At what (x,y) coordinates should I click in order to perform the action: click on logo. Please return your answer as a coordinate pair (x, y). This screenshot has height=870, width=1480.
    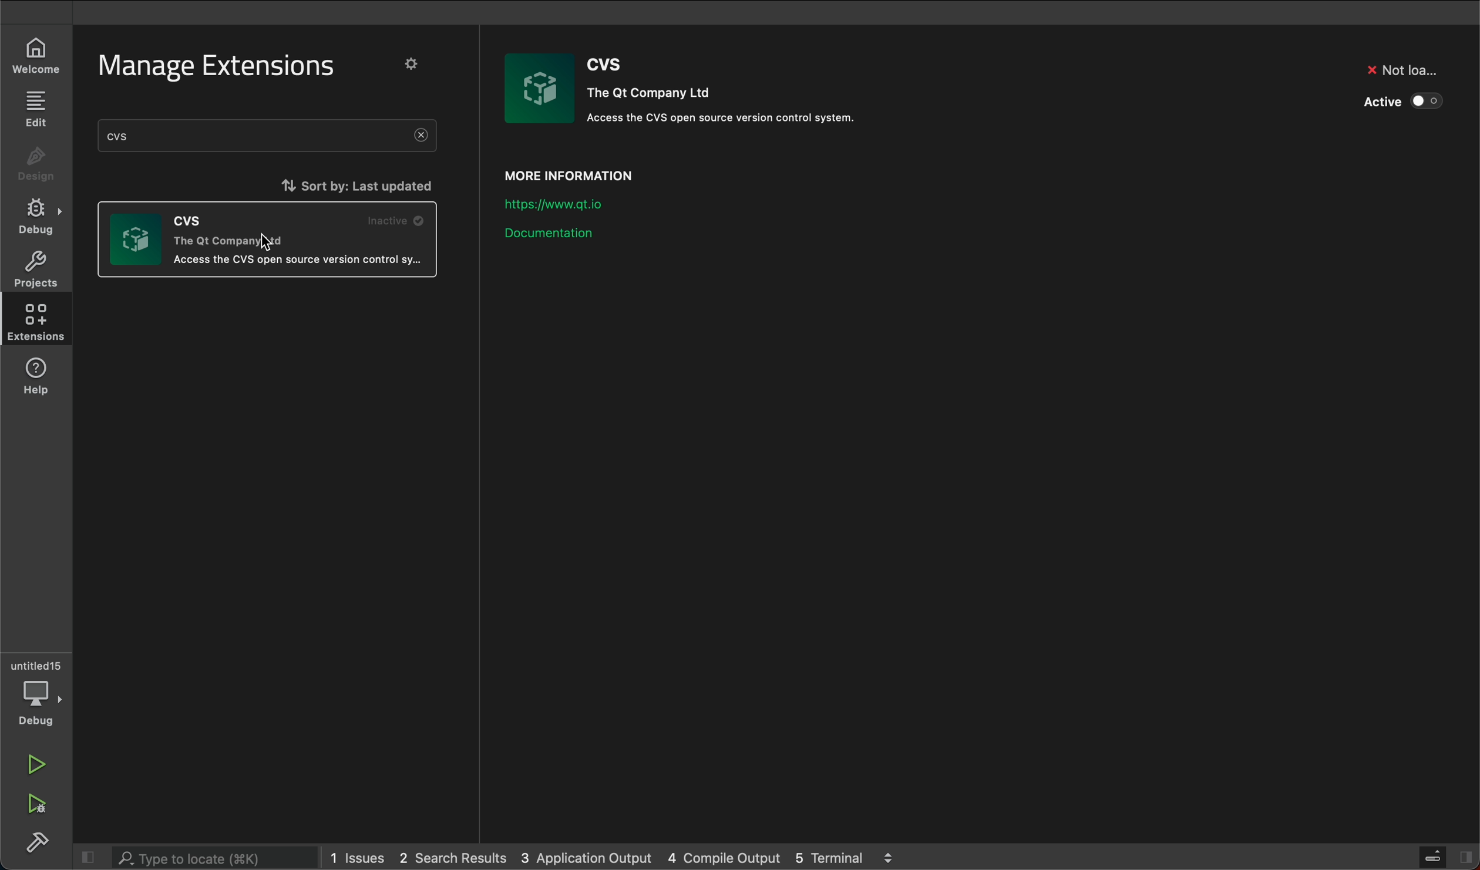
    Looking at the image, I should click on (543, 88).